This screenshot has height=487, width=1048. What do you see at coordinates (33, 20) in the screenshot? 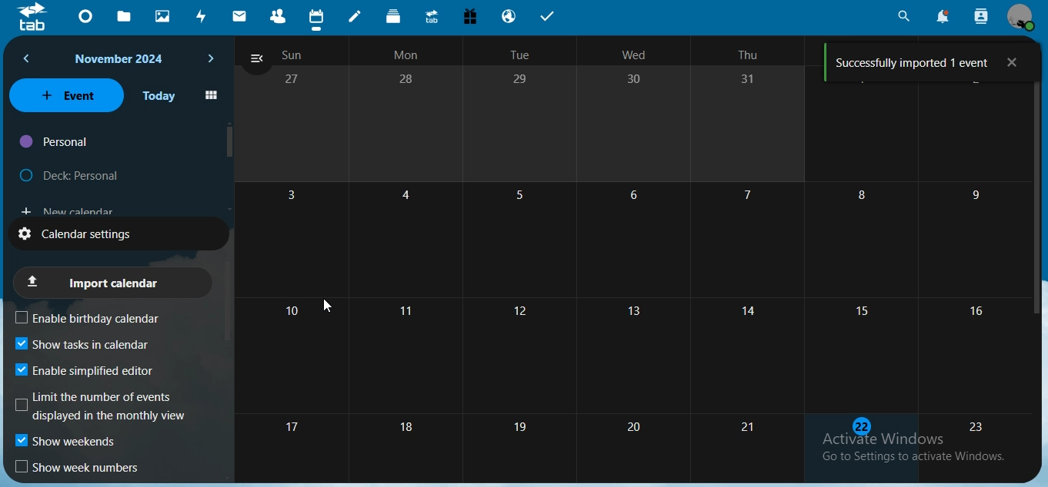
I see `icon` at bounding box center [33, 20].